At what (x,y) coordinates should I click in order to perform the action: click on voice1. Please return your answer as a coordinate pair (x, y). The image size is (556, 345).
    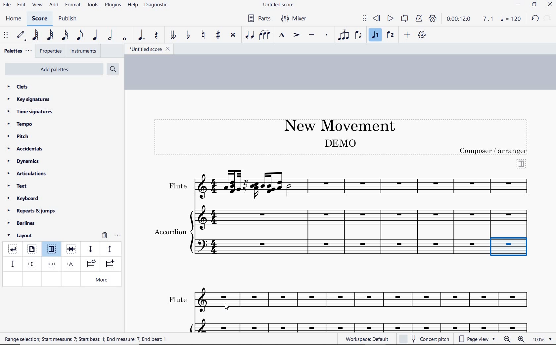
    Looking at the image, I should click on (376, 35).